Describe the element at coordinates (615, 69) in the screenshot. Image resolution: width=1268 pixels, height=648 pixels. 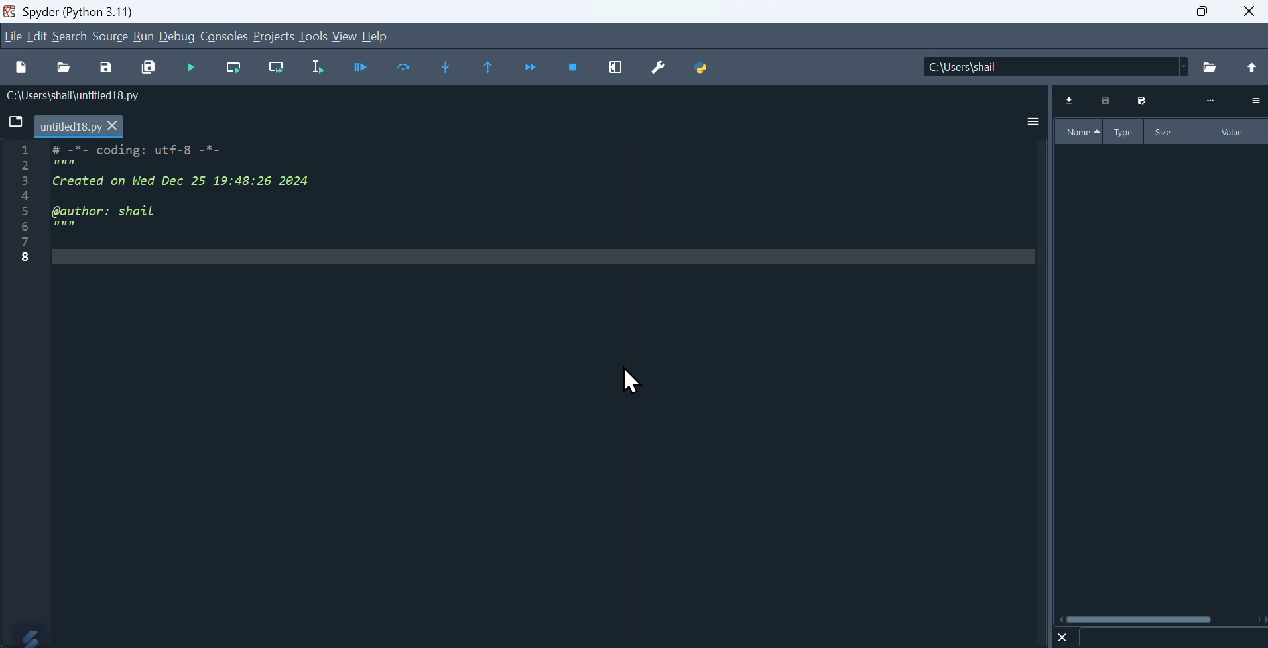
I see `Maximise current window` at that location.